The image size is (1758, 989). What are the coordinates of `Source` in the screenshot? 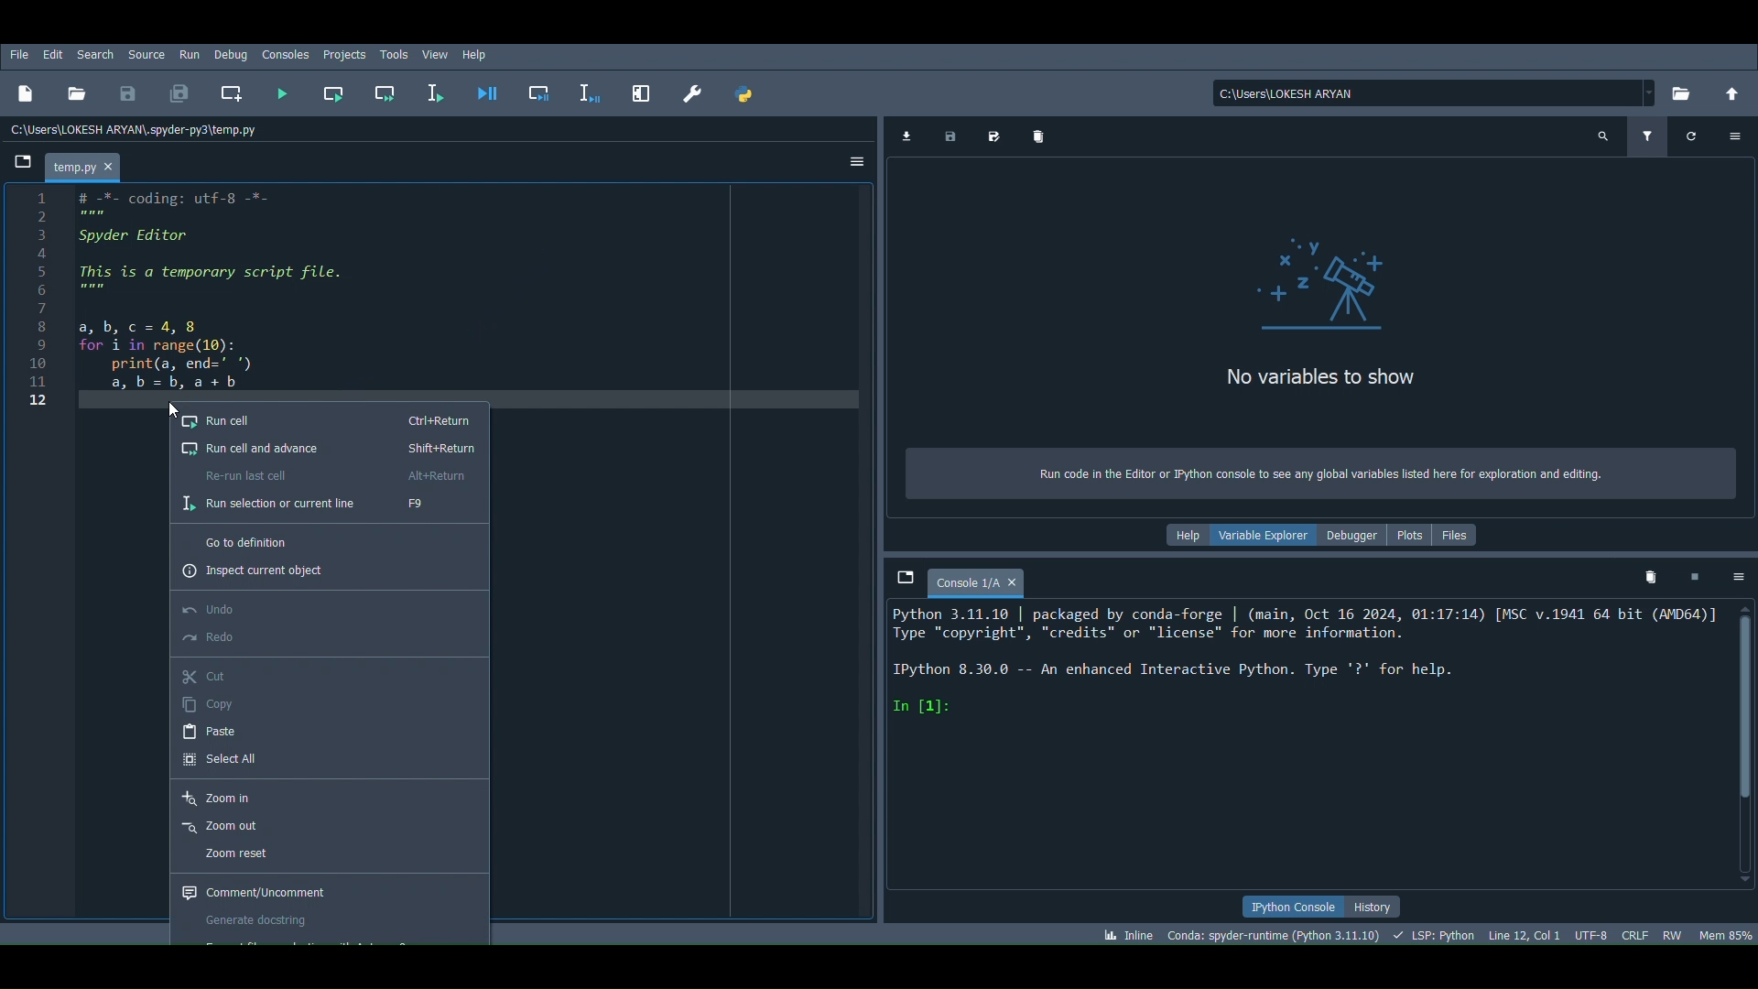 It's located at (148, 56).